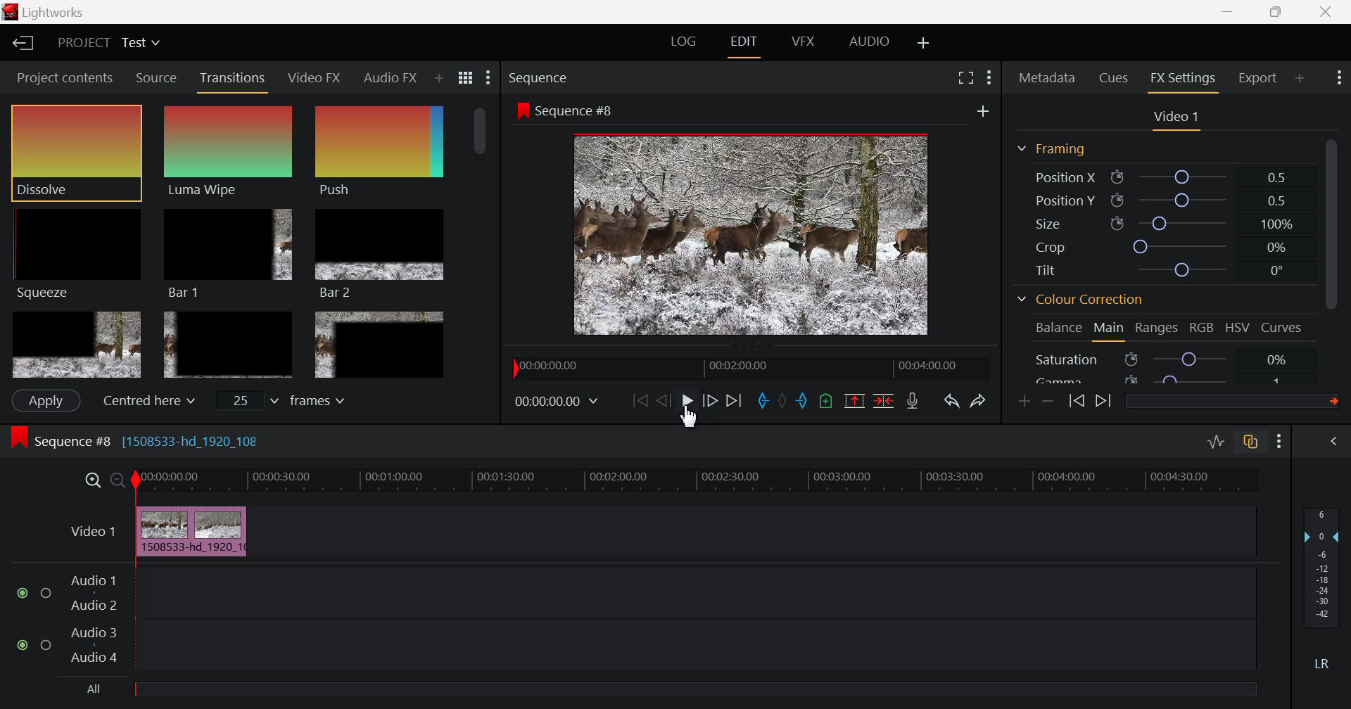 This screenshot has width=1351, height=709. What do you see at coordinates (1160, 330) in the screenshot?
I see `Ranges` at bounding box center [1160, 330].